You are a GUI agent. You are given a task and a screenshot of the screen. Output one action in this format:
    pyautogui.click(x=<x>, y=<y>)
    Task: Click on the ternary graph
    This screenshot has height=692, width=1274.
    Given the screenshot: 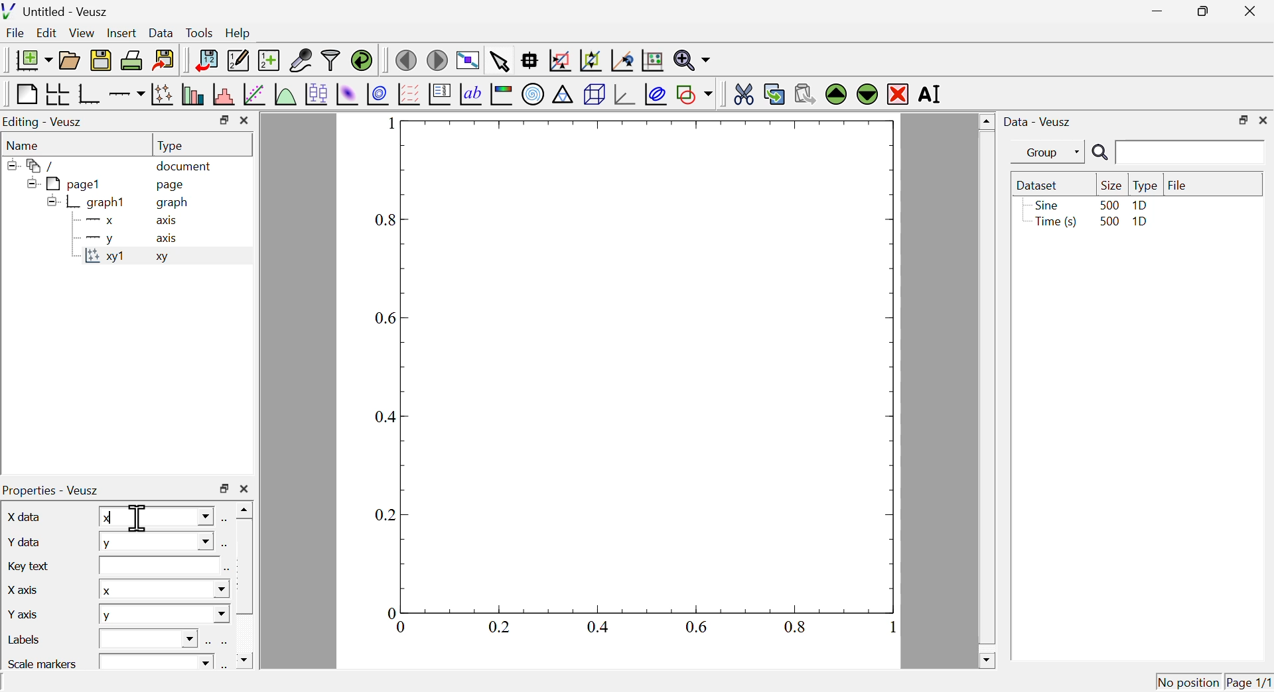 What is the action you would take?
    pyautogui.click(x=563, y=96)
    